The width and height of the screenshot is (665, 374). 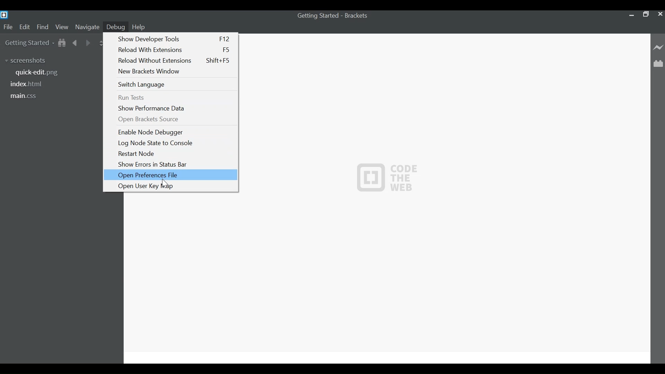 I want to click on Enable Node Debugger, so click(x=152, y=132).